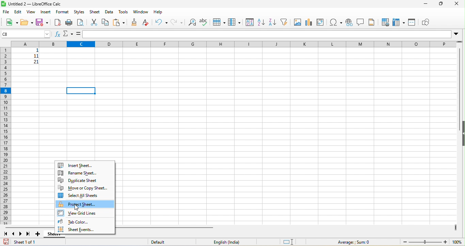  What do you see at coordinates (147, 22) in the screenshot?
I see `clear direct formatting` at bounding box center [147, 22].